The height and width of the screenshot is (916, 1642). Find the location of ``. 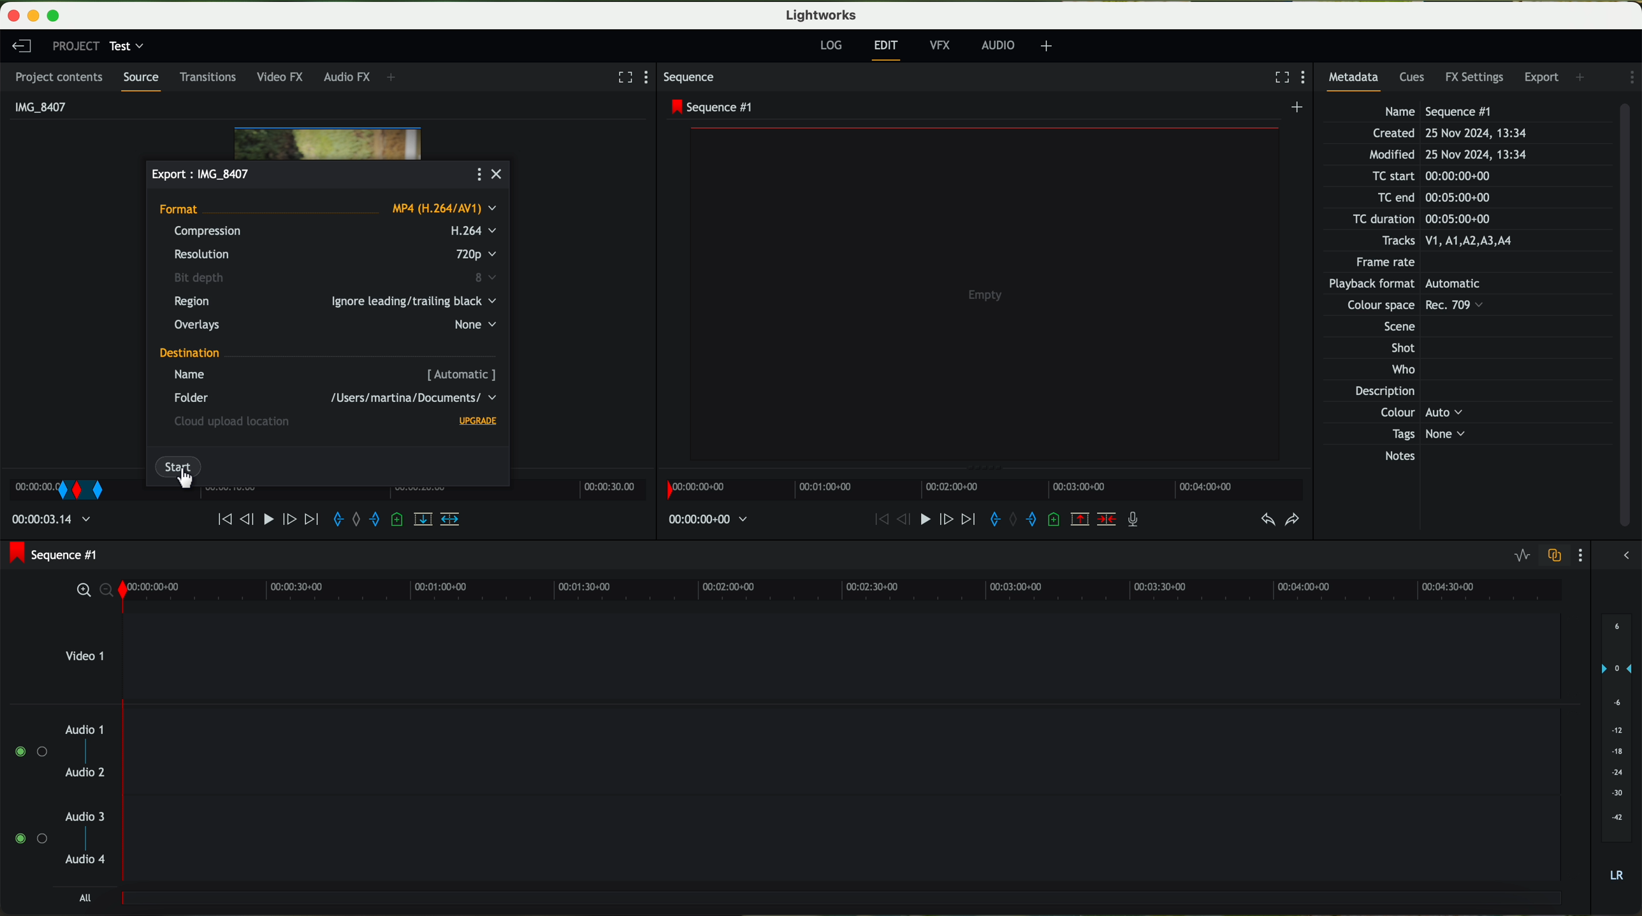

 is located at coordinates (1416, 285).